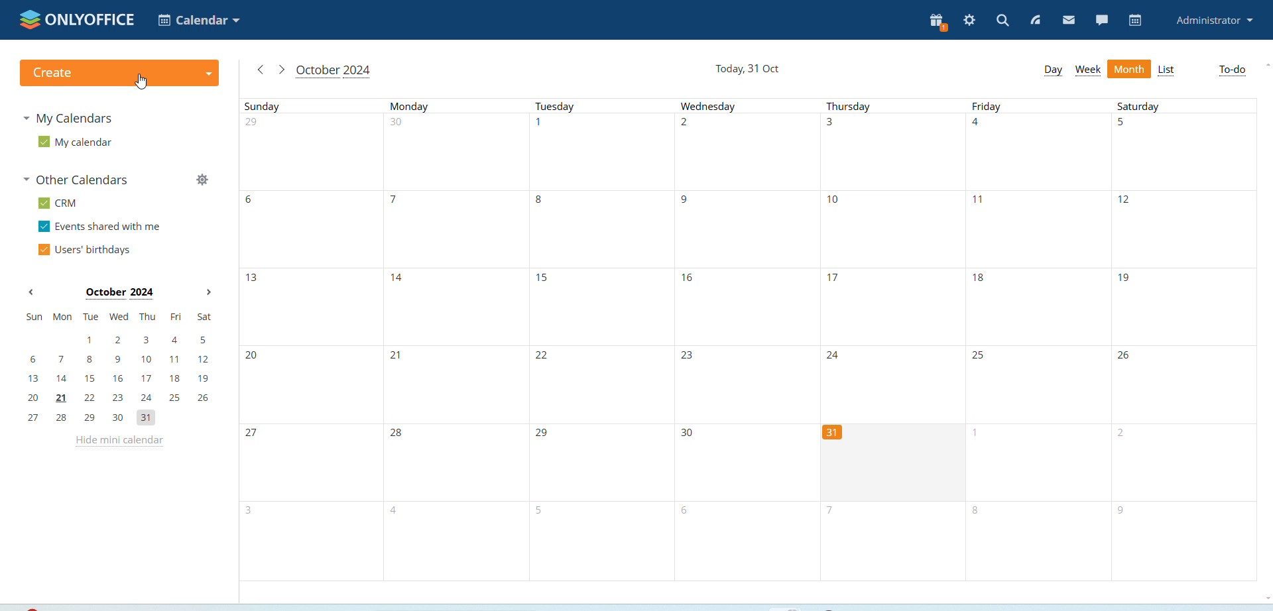 This screenshot has height=611, width=1273. I want to click on scroll down, so click(1270, 598).